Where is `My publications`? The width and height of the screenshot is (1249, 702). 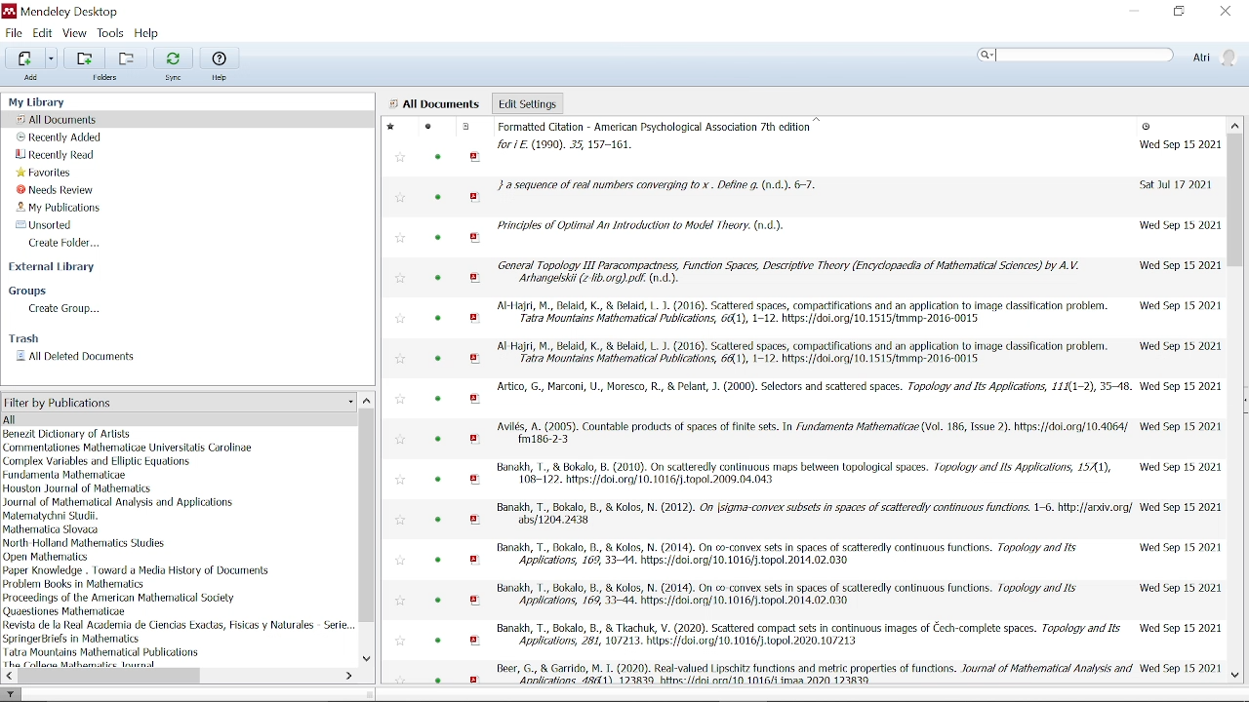 My publications is located at coordinates (60, 208).